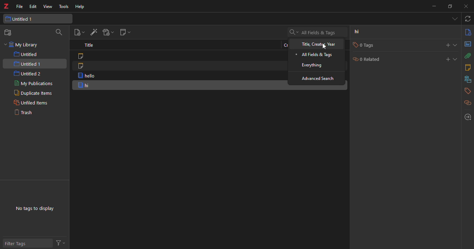  What do you see at coordinates (22, 45) in the screenshot?
I see `my library` at bounding box center [22, 45].